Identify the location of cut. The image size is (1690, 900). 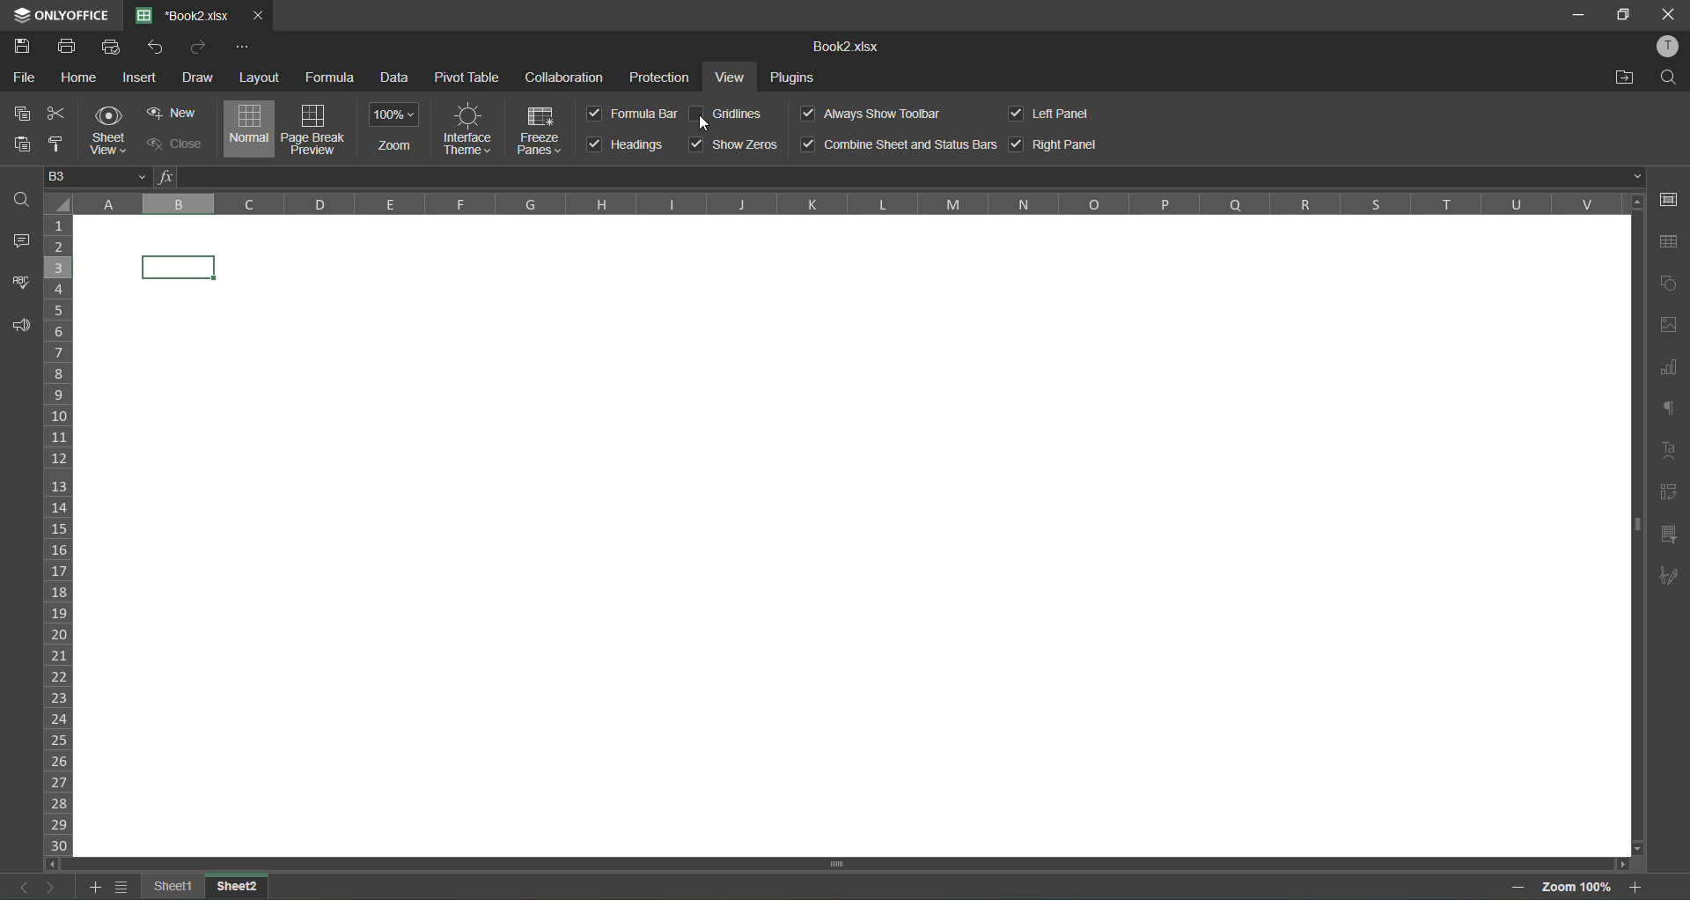
(56, 115).